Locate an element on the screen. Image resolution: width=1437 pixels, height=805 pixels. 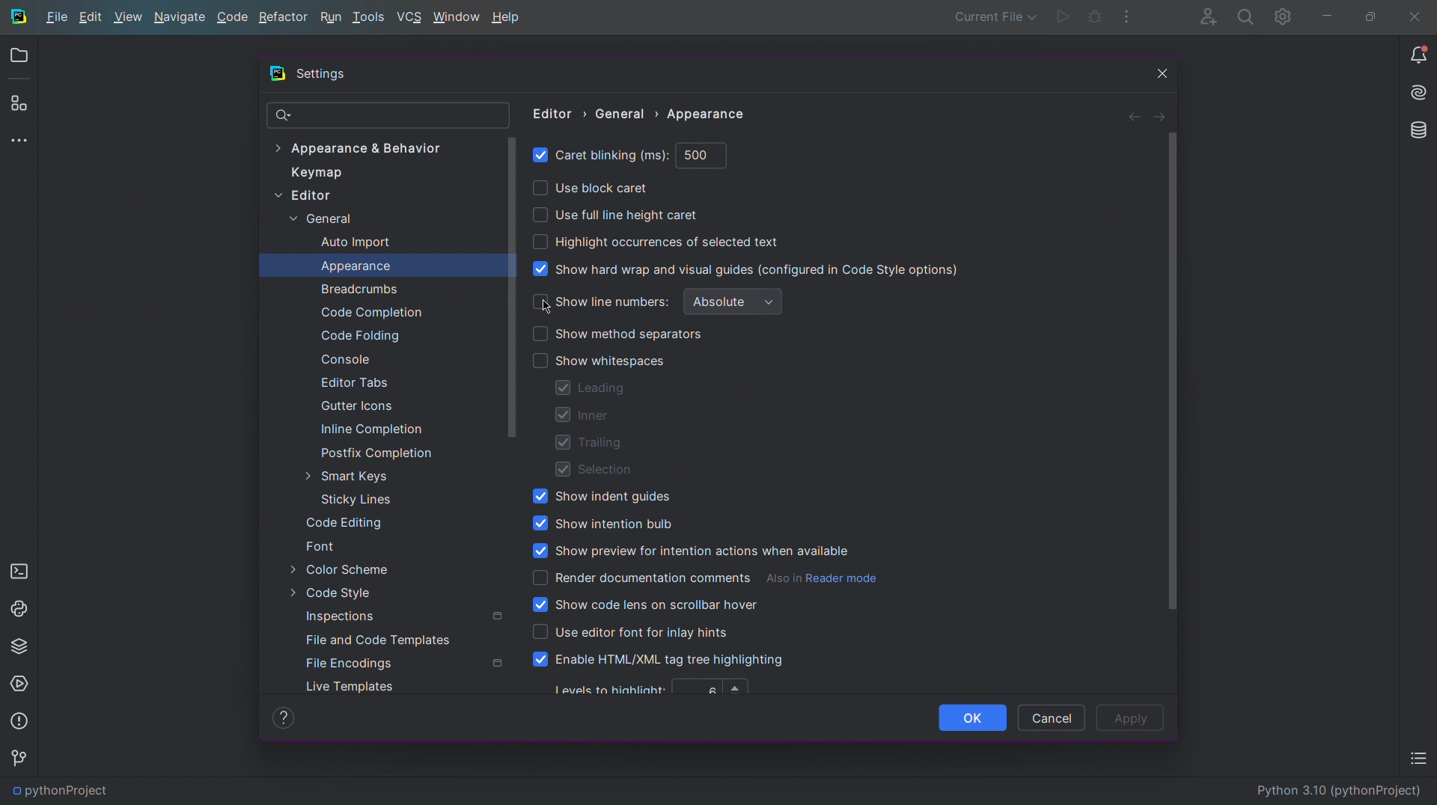
Python Packages is located at coordinates (21, 646).